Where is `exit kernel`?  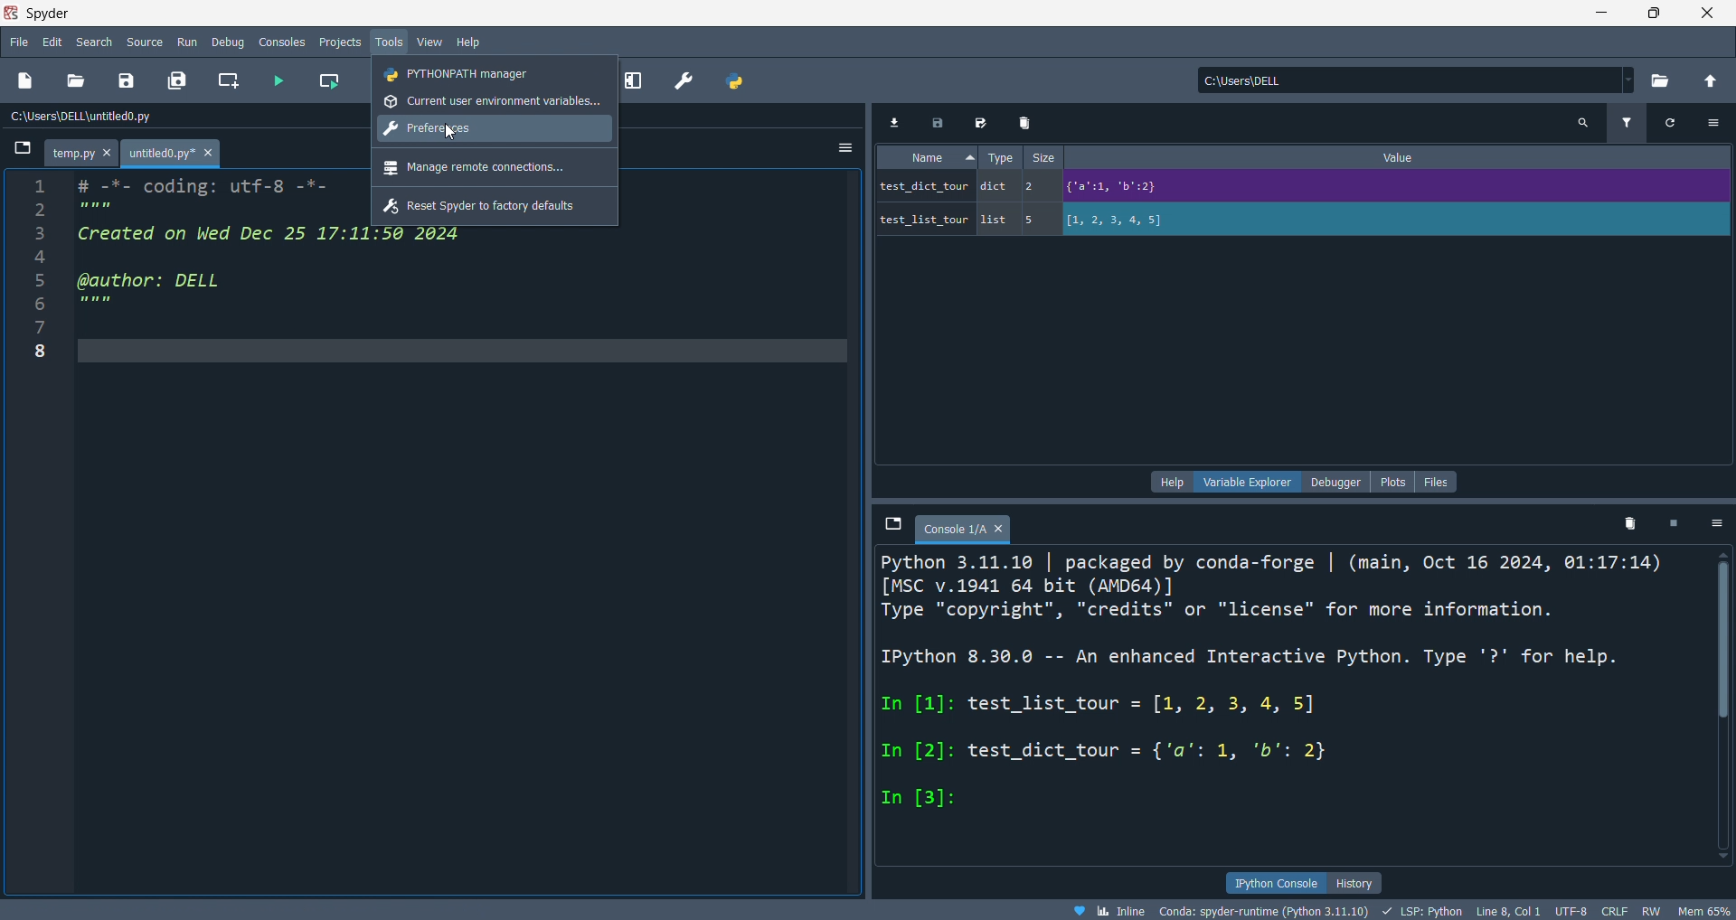
exit kernel is located at coordinates (1675, 523).